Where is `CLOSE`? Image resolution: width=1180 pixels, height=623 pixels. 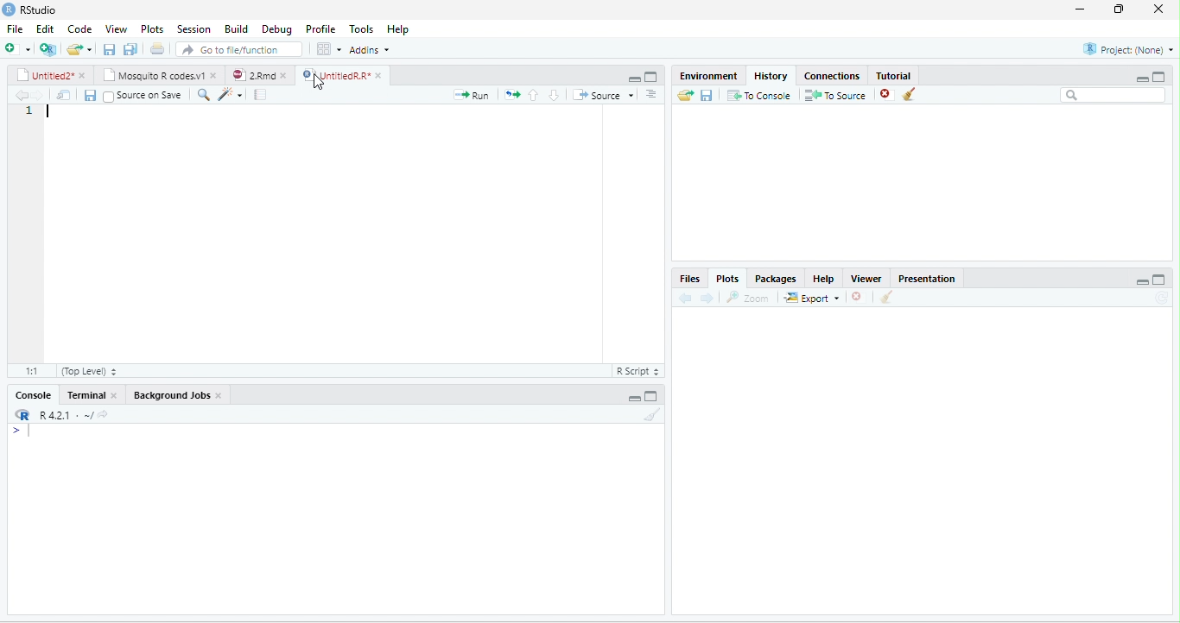
CLOSE is located at coordinates (860, 297).